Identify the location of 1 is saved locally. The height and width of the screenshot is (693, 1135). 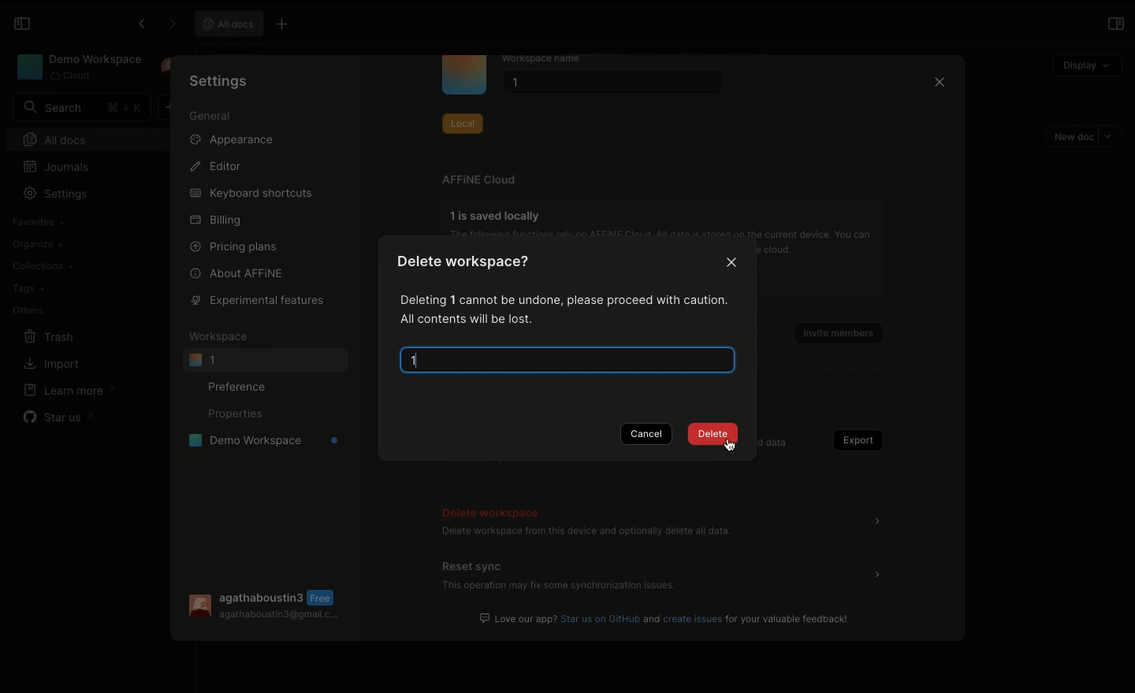
(498, 215).